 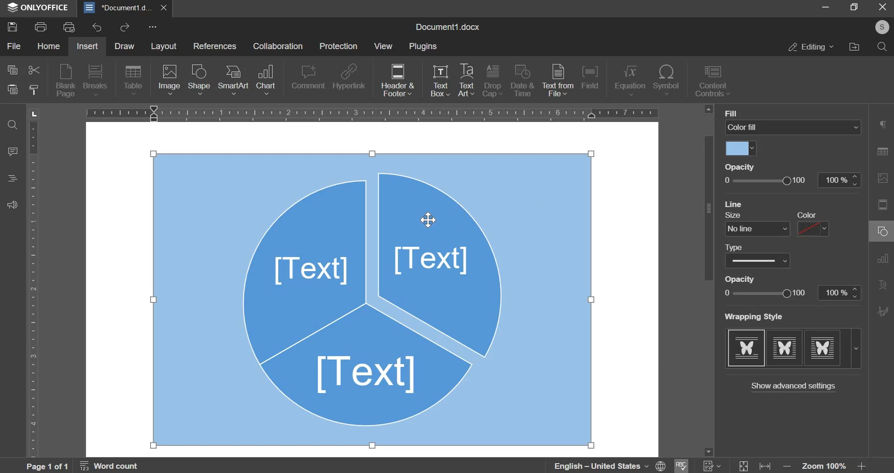 What do you see at coordinates (168, 47) in the screenshot?
I see `layout` at bounding box center [168, 47].